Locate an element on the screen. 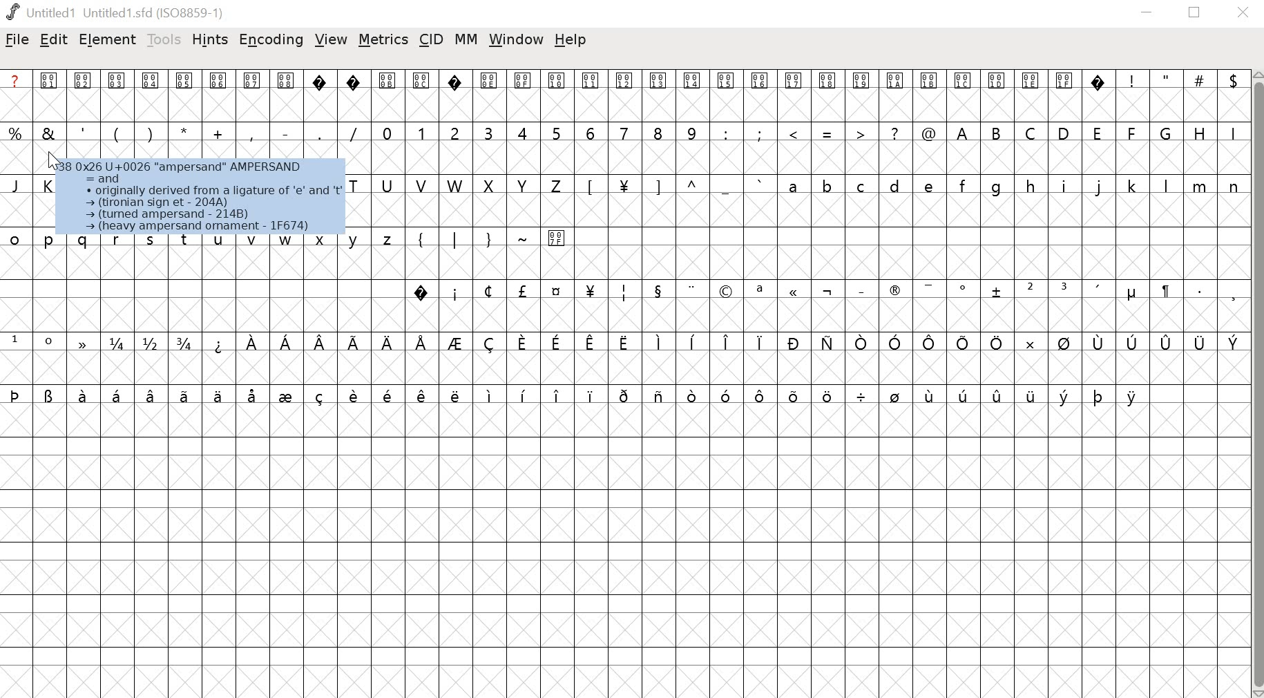  001A is located at coordinates (895, 97).